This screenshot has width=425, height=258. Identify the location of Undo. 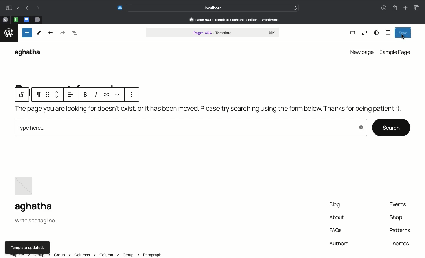
(27, 8).